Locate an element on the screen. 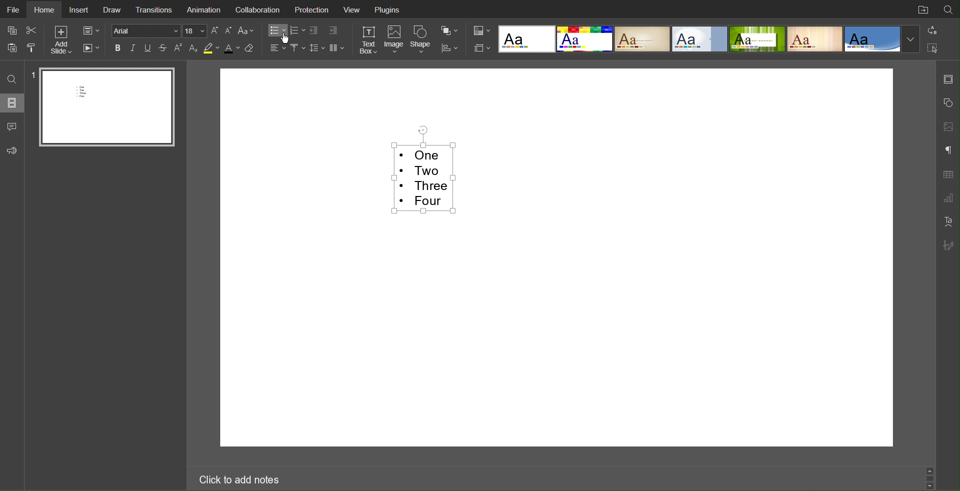 The image size is (960, 491). Colors is located at coordinates (481, 30).